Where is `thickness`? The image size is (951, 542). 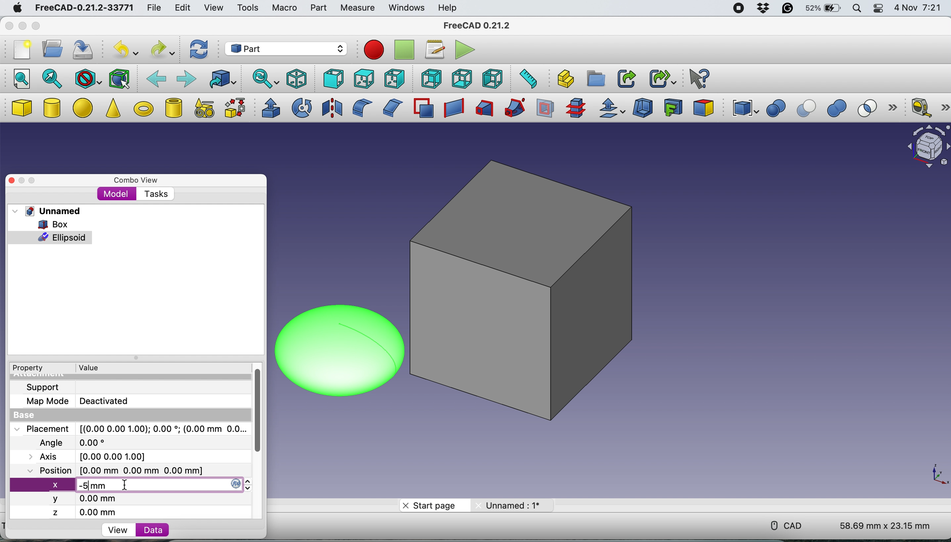
thickness is located at coordinates (644, 109).